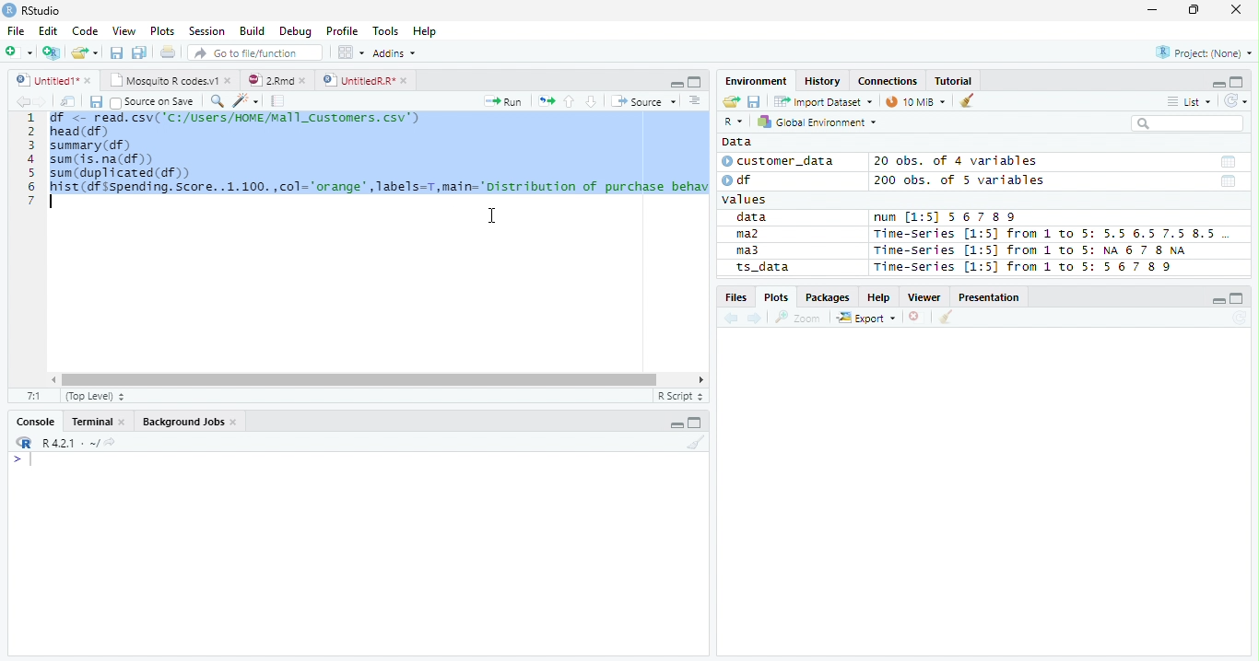  I want to click on data, so click(755, 218).